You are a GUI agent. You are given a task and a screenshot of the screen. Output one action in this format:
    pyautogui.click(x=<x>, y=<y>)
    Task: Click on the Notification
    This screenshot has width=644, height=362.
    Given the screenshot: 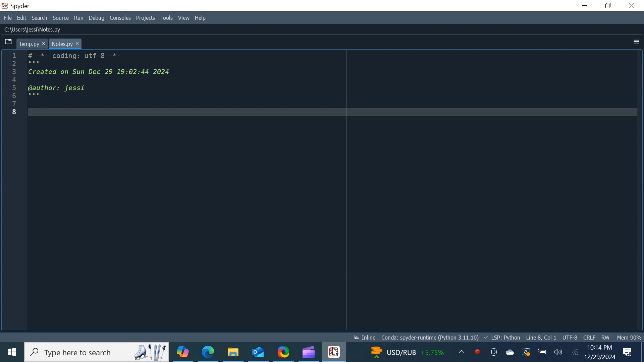 What is the action you would take?
    pyautogui.click(x=628, y=352)
    